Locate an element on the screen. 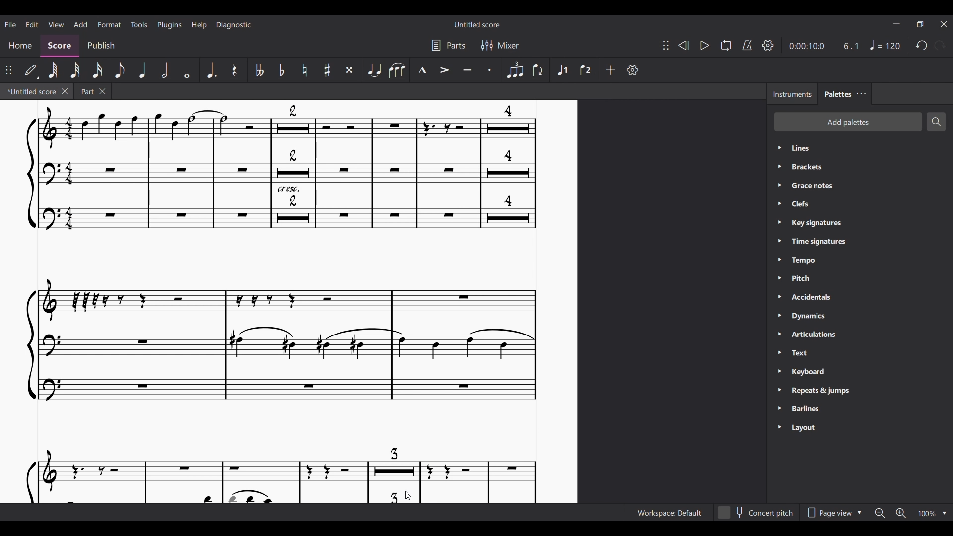 This screenshot has width=953, height=536. Rest is located at coordinates (235, 70).